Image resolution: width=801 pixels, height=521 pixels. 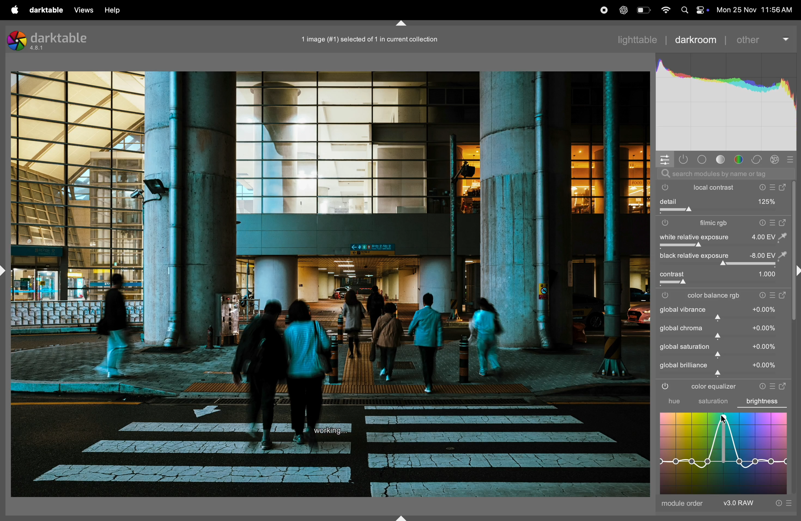 What do you see at coordinates (605, 9) in the screenshot?
I see `record` at bounding box center [605, 9].